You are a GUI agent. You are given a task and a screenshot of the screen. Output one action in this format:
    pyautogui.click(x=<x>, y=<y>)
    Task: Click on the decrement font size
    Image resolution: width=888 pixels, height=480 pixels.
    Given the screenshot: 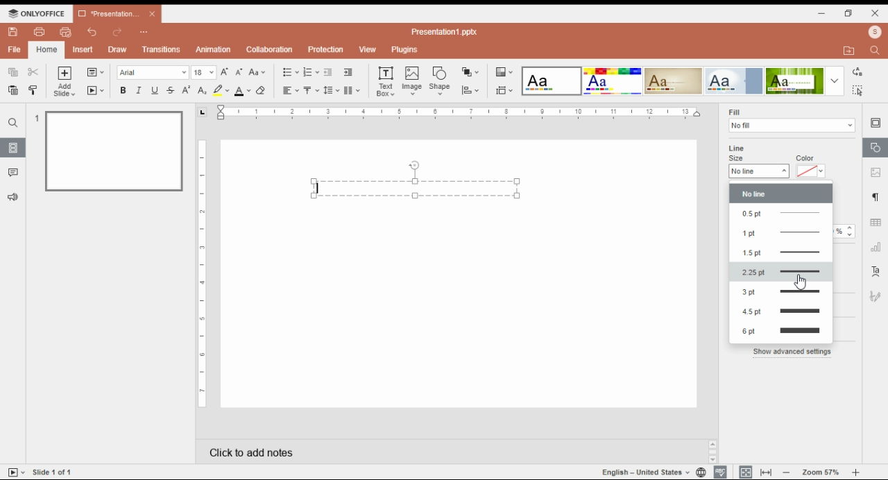 What is the action you would take?
    pyautogui.click(x=239, y=71)
    